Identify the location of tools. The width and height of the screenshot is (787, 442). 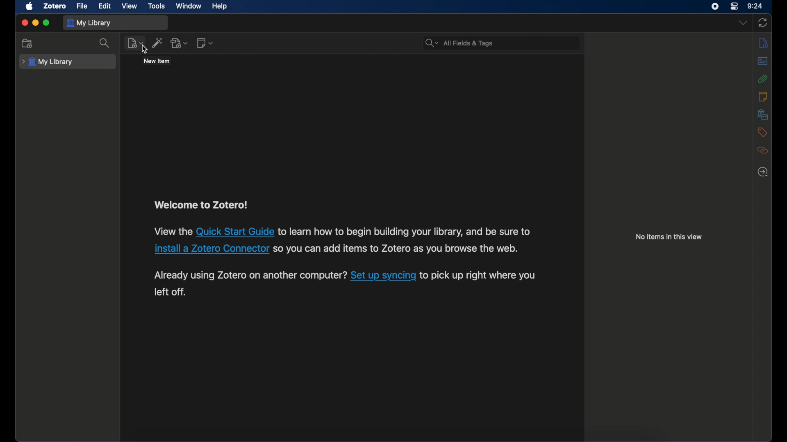
(157, 6).